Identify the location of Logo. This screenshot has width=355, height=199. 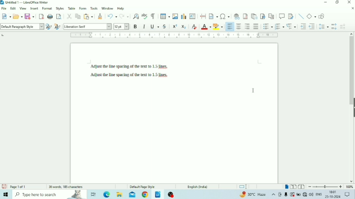
(2, 3).